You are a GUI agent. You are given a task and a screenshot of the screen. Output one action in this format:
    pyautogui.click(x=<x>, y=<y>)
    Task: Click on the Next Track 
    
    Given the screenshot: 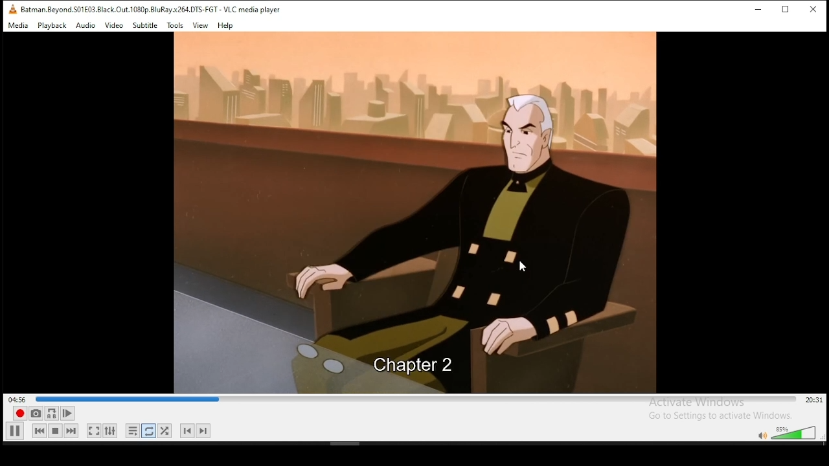 What is the action you would take?
    pyautogui.click(x=205, y=430)
    